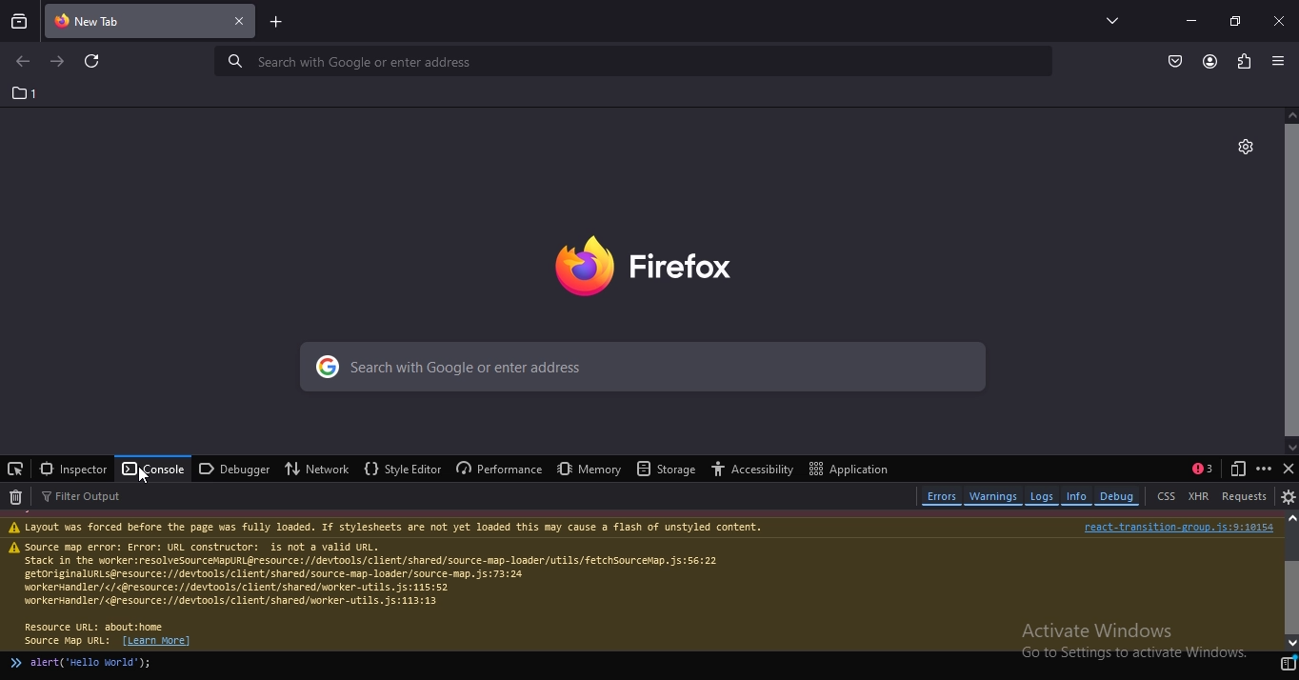  I want to click on cursor, so click(145, 474).